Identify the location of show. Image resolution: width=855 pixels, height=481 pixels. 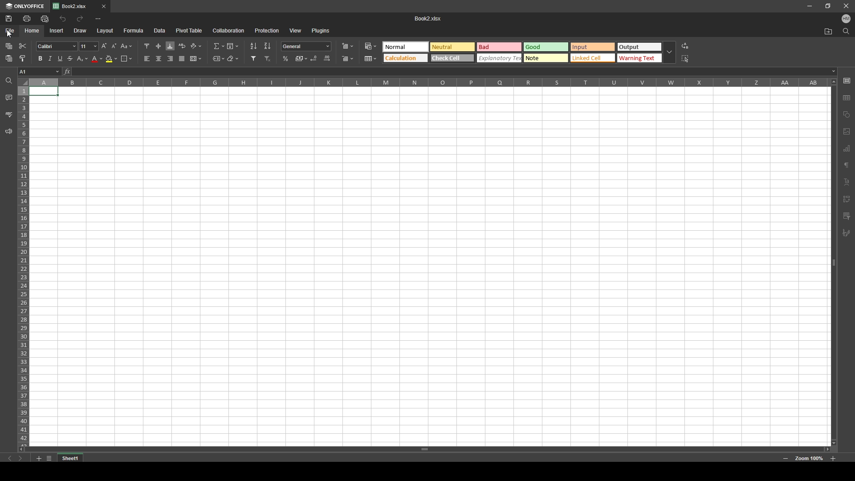
(669, 53).